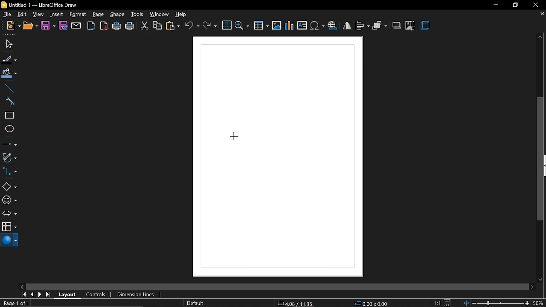  What do you see at coordinates (13, 26) in the screenshot?
I see `new` at bounding box center [13, 26].